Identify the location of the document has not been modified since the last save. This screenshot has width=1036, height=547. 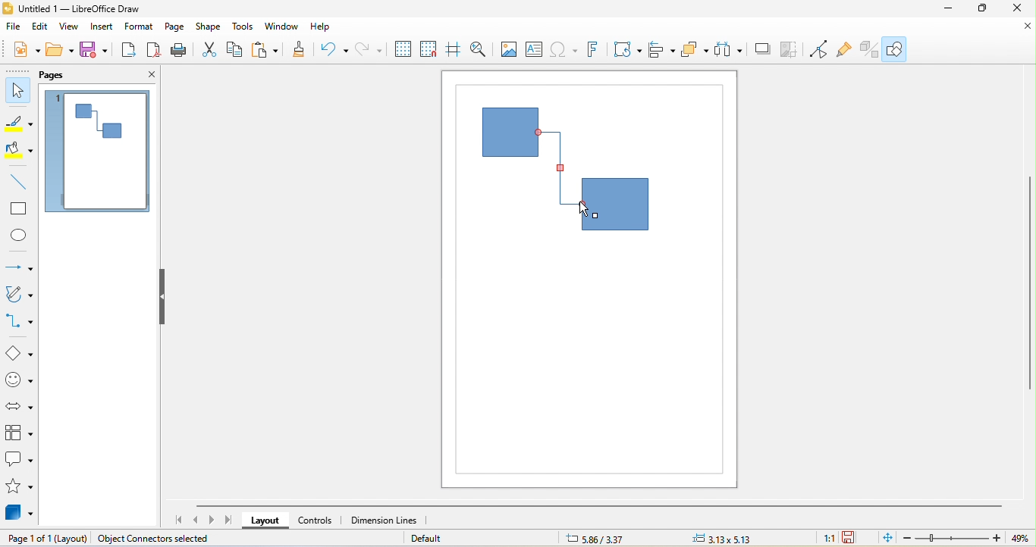
(855, 538).